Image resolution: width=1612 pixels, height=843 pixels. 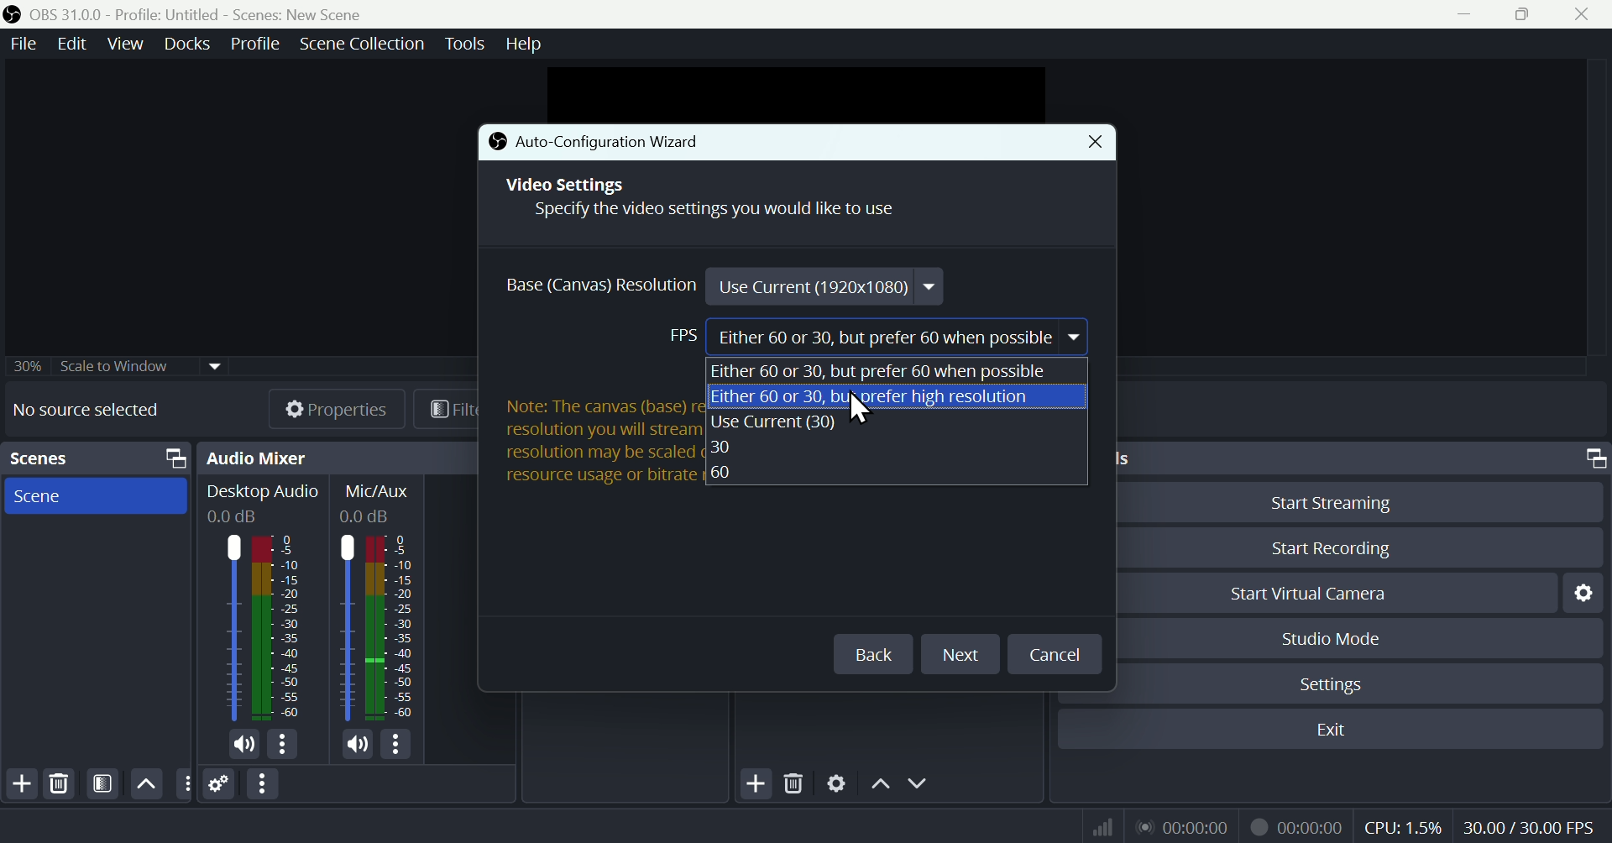 I want to click on View, so click(x=122, y=44).